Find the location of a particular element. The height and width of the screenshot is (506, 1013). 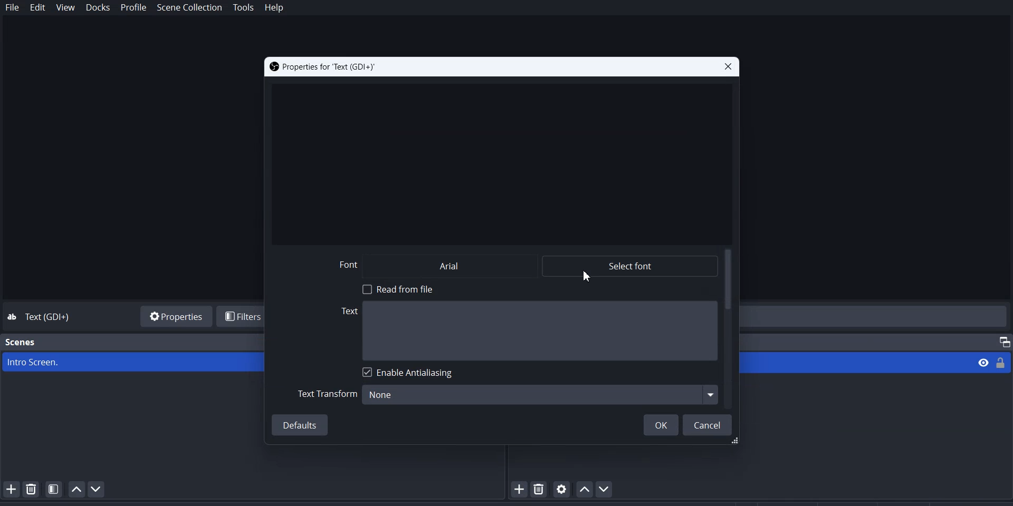

Scenes is located at coordinates (24, 340).